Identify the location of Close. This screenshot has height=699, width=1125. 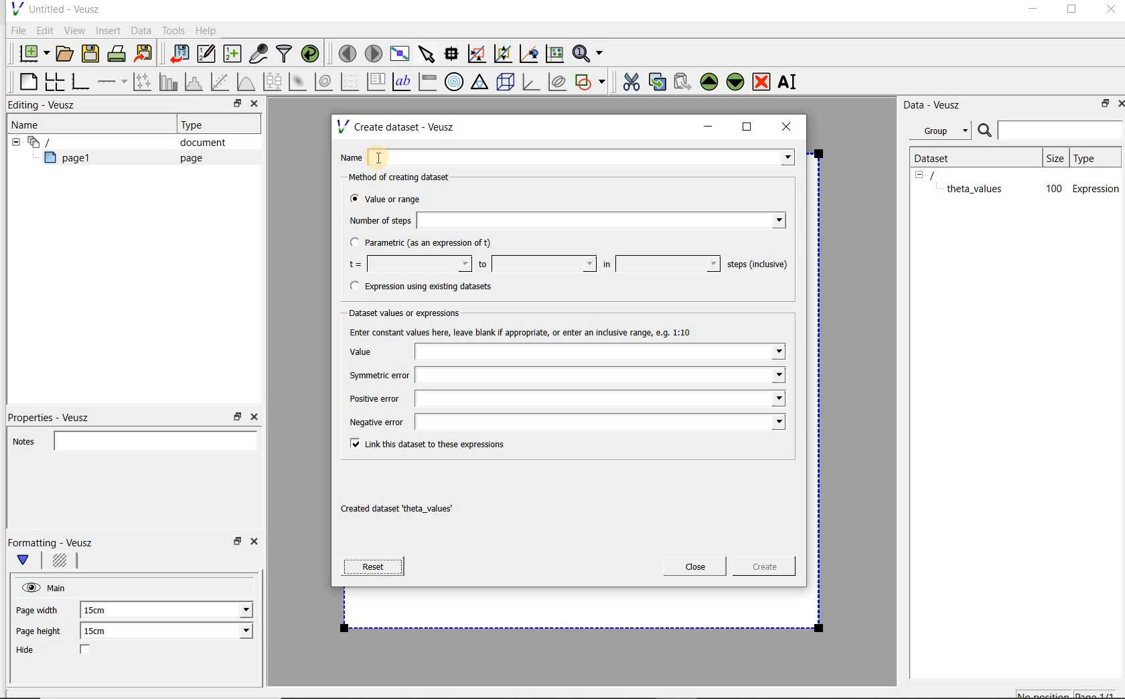
(1118, 102).